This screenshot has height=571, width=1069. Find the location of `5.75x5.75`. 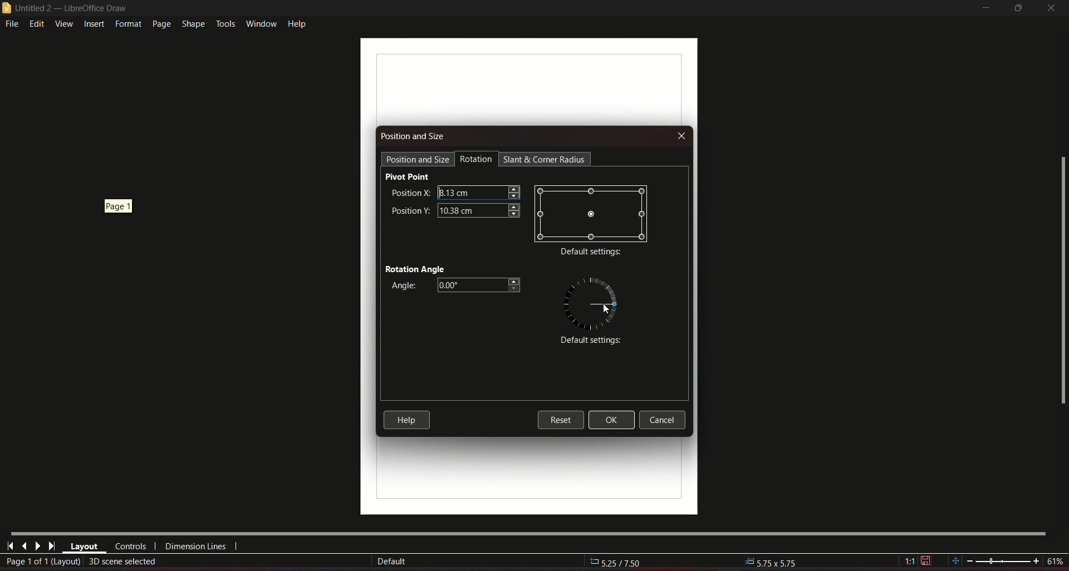

5.75x5.75 is located at coordinates (772, 561).